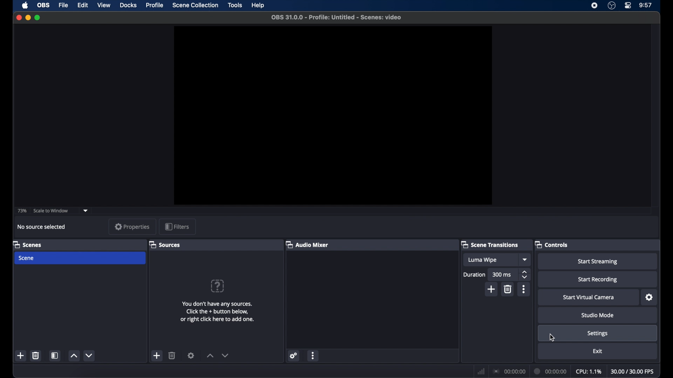 This screenshot has height=378, width=673. What do you see at coordinates (589, 371) in the screenshot?
I see `cpu` at bounding box center [589, 371].